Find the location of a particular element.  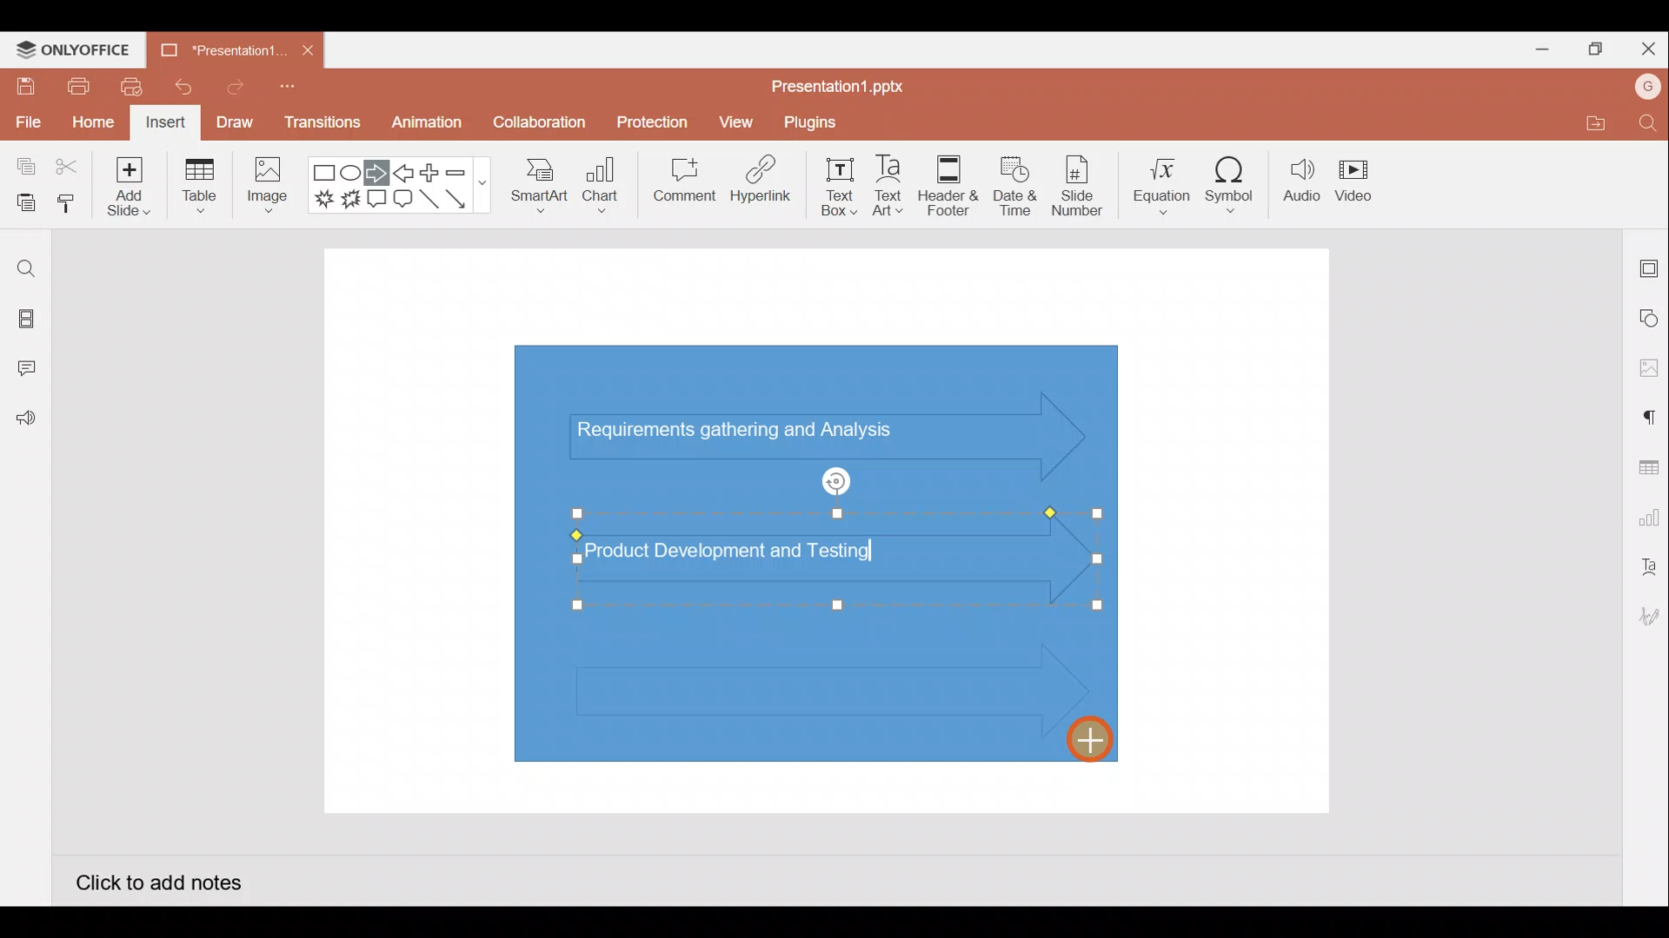

Rounded Rectangular callout is located at coordinates (402, 196).